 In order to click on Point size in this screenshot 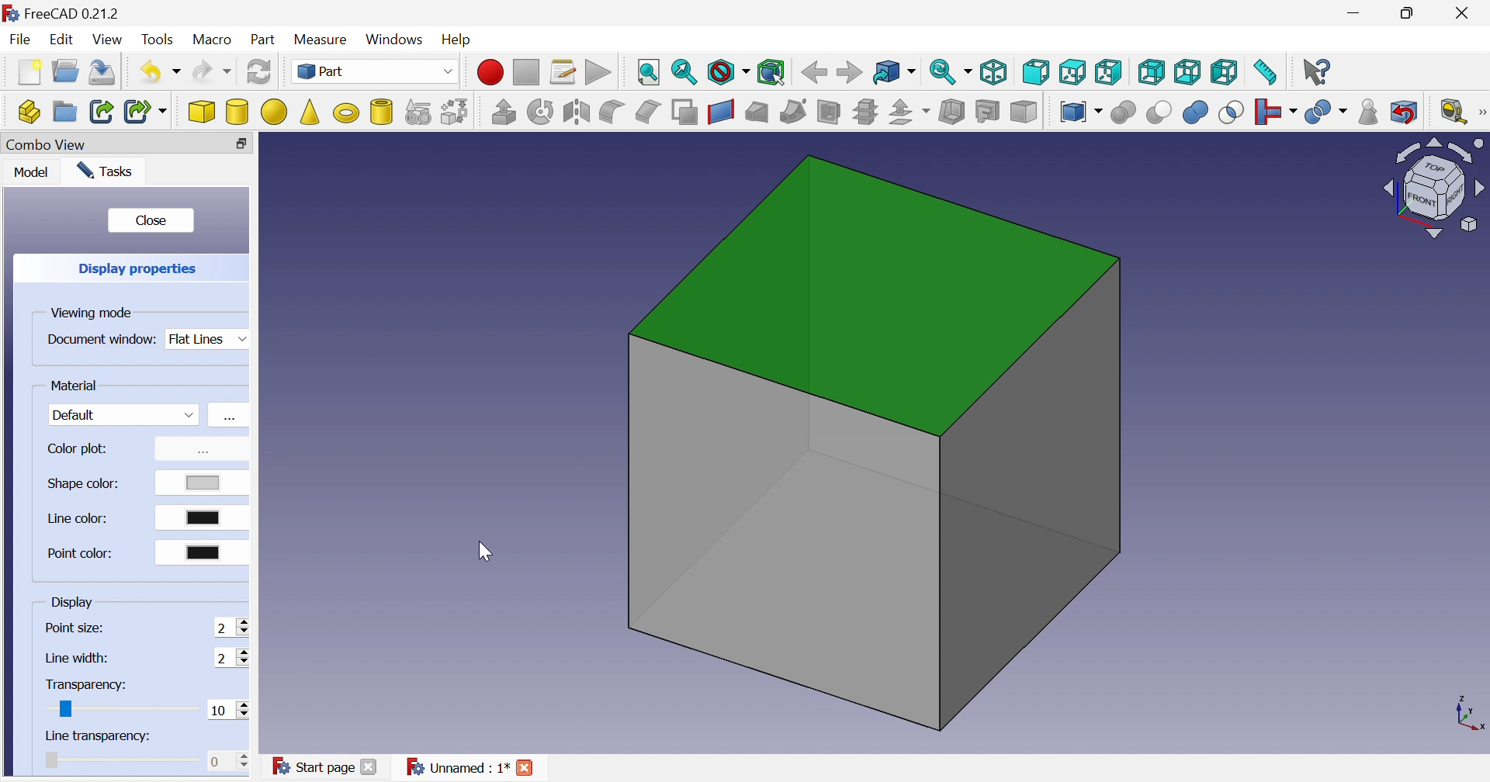, I will do `click(74, 628)`.